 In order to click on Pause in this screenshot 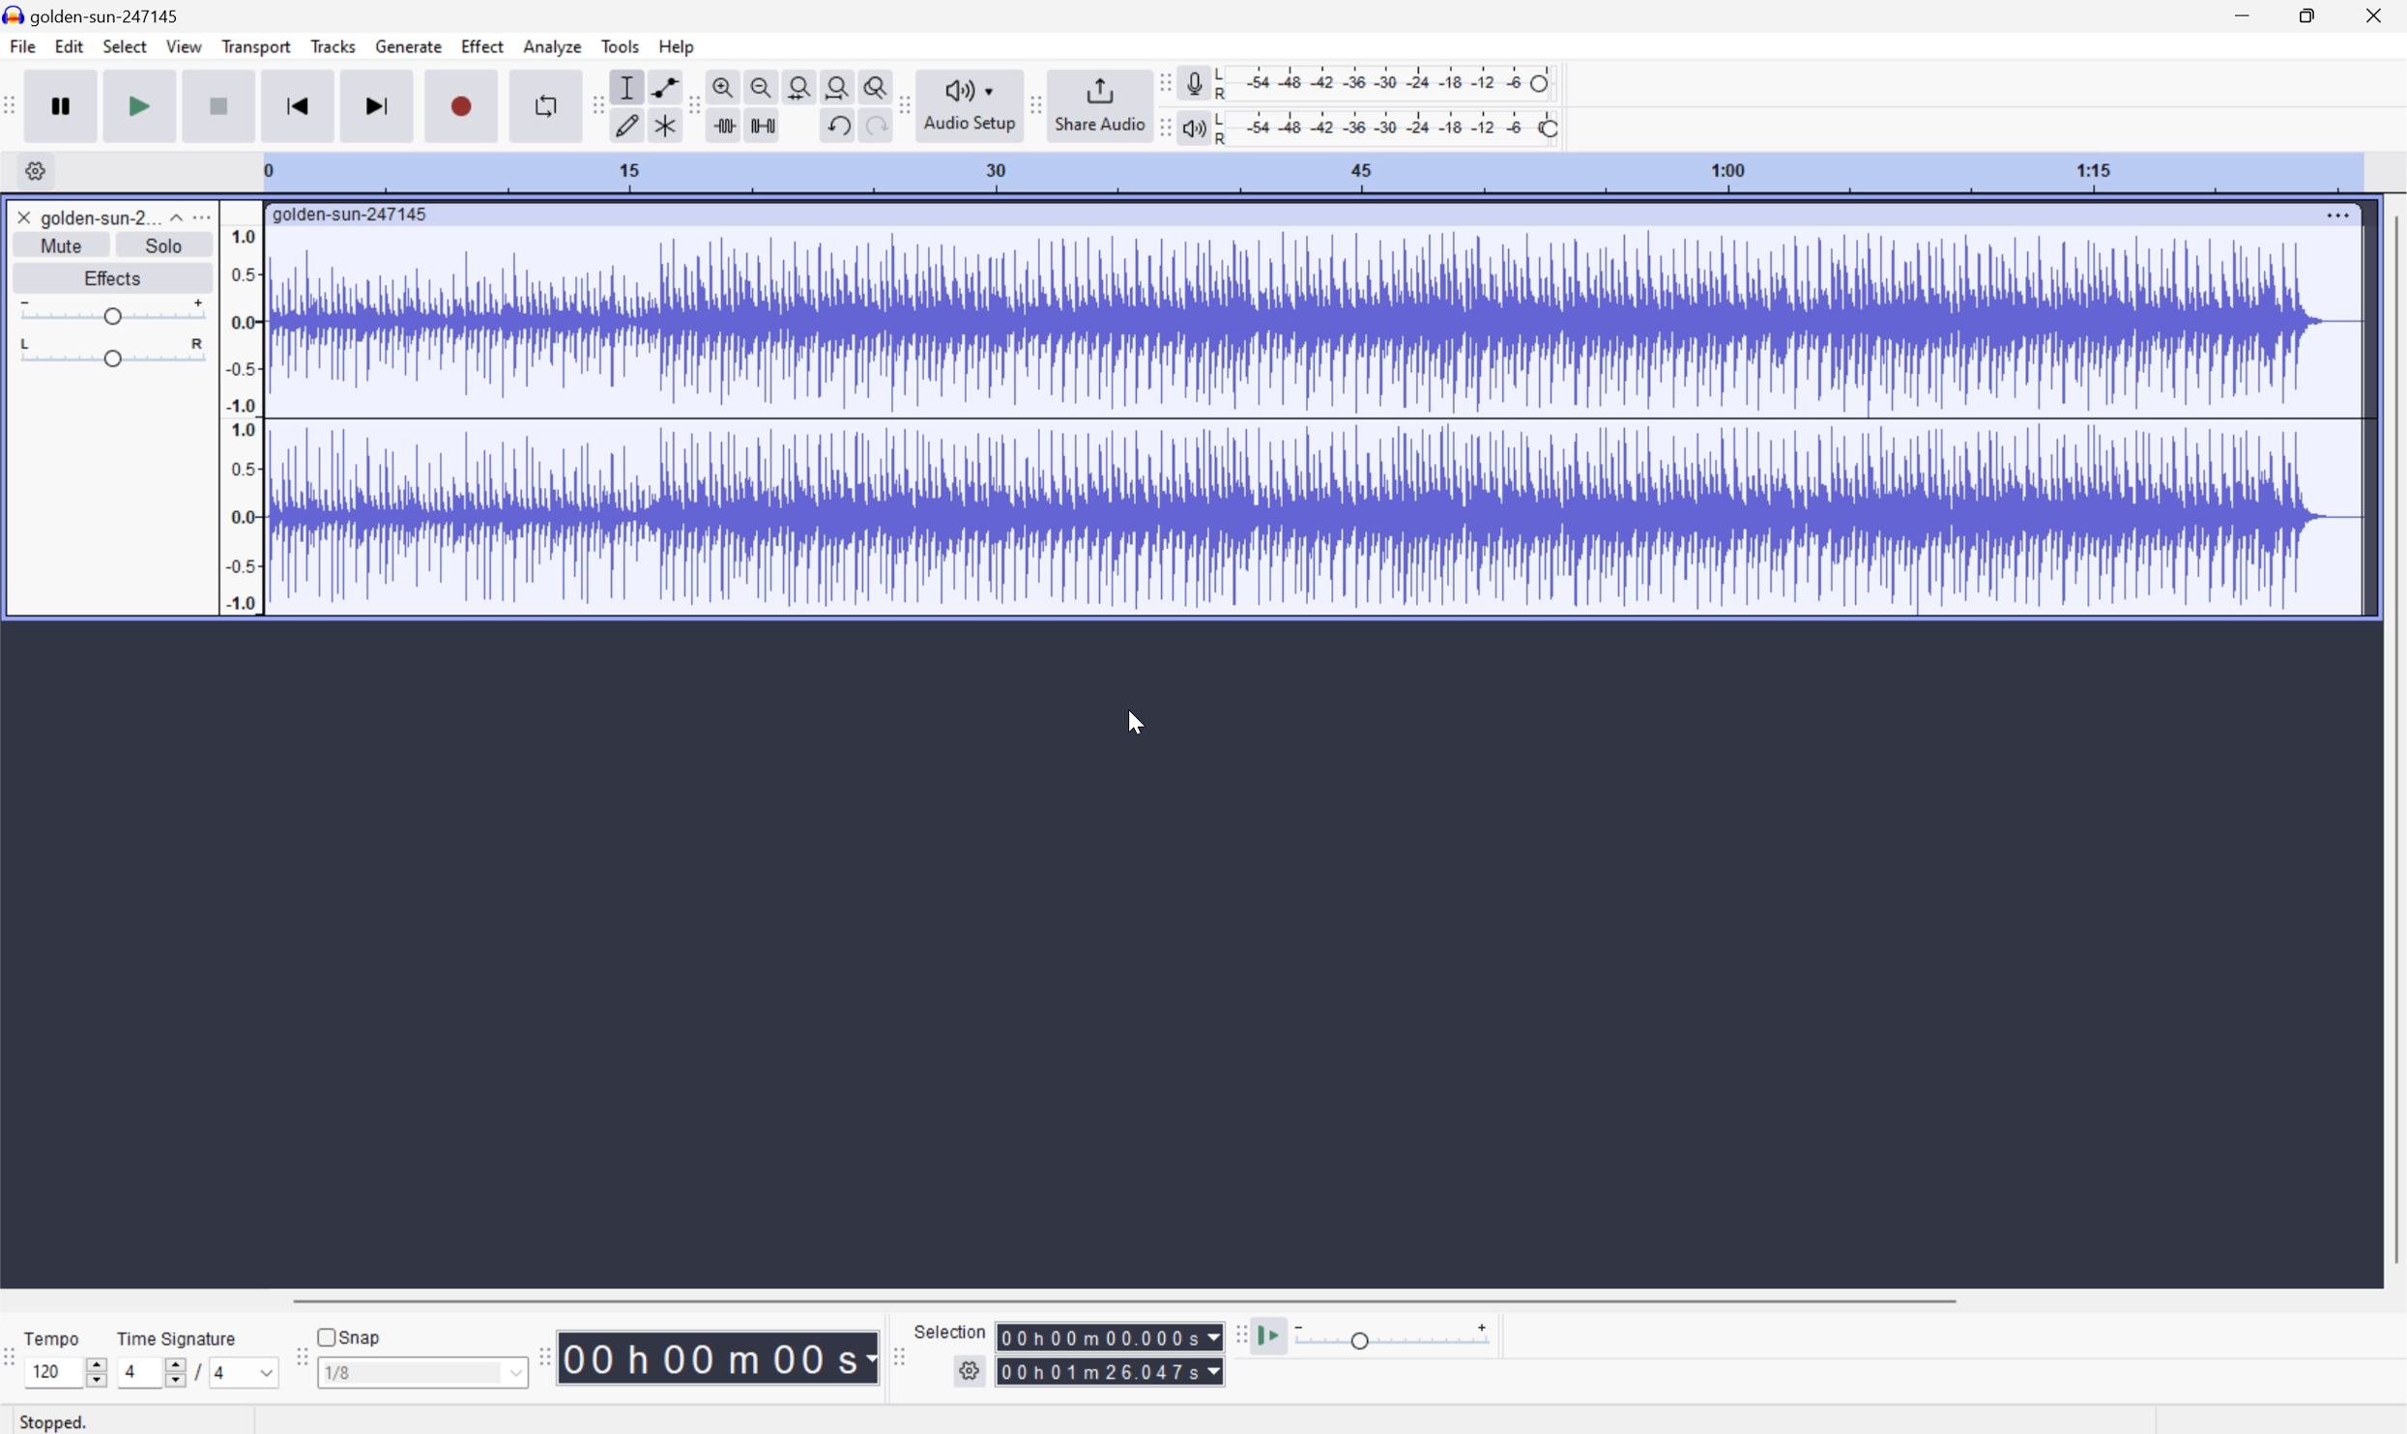, I will do `click(65, 104)`.